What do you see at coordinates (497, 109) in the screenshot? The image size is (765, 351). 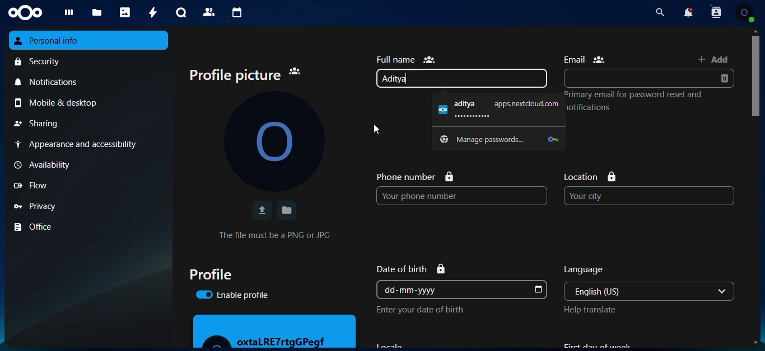 I see `aditya  appsnextdoud.com ............` at bounding box center [497, 109].